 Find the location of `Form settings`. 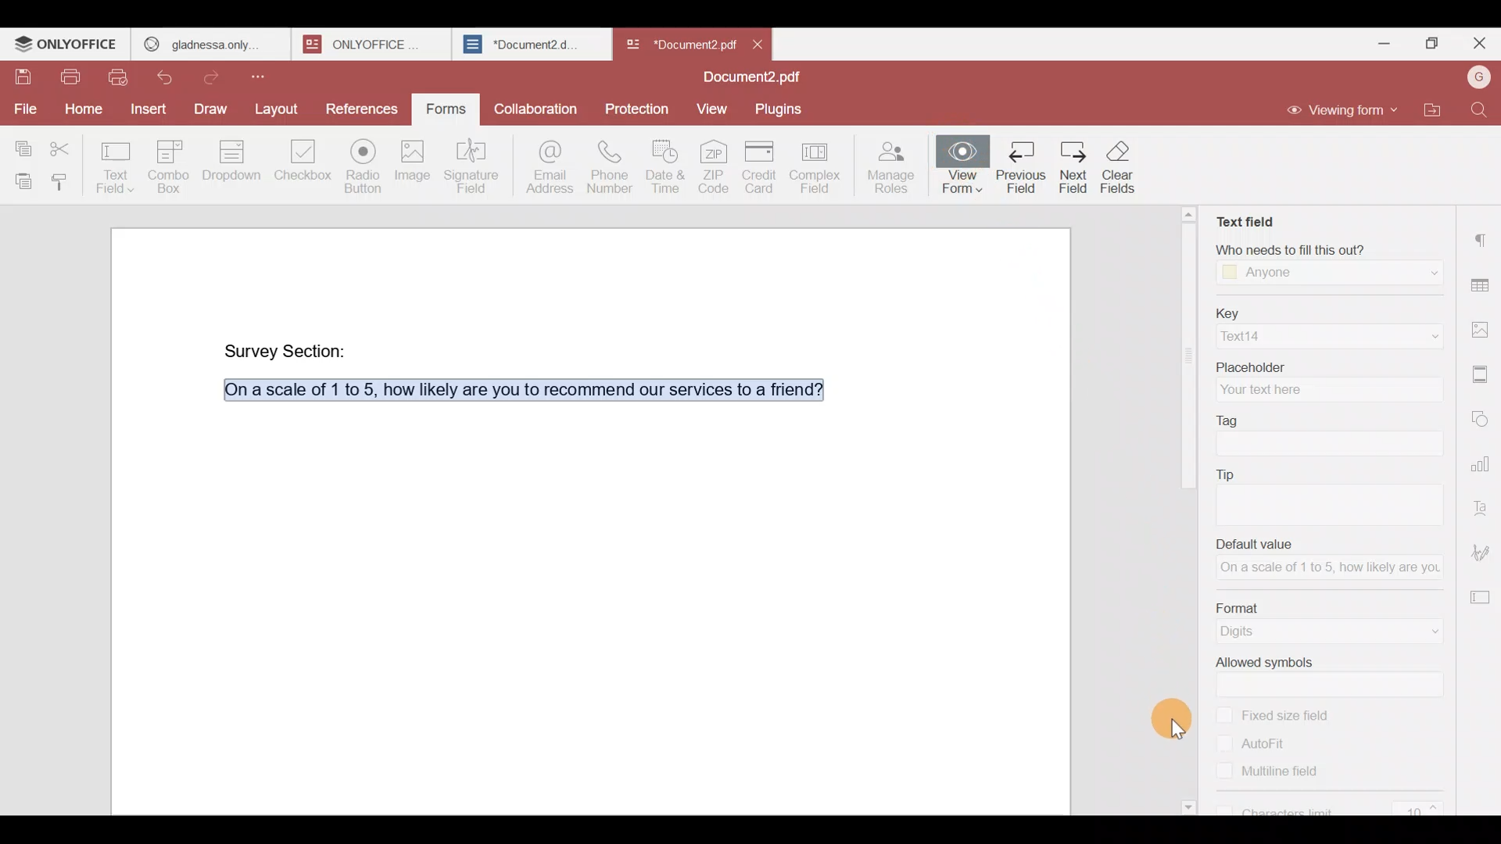

Form settings is located at coordinates (1481, 598).